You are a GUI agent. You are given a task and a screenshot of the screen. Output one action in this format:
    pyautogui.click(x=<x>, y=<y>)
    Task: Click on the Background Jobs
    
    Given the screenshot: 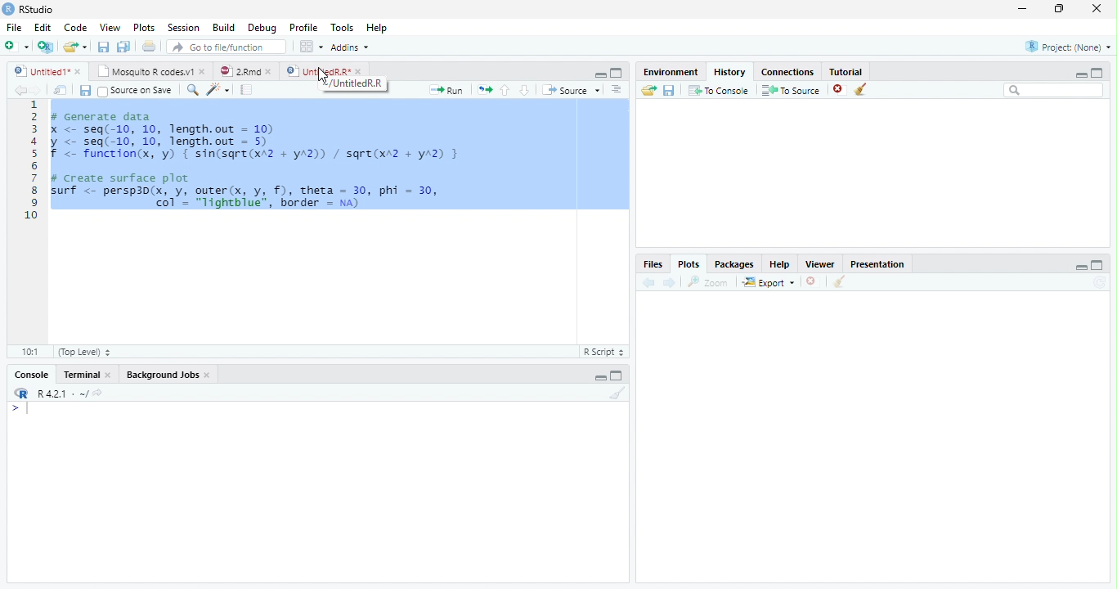 What is the action you would take?
    pyautogui.click(x=163, y=375)
    